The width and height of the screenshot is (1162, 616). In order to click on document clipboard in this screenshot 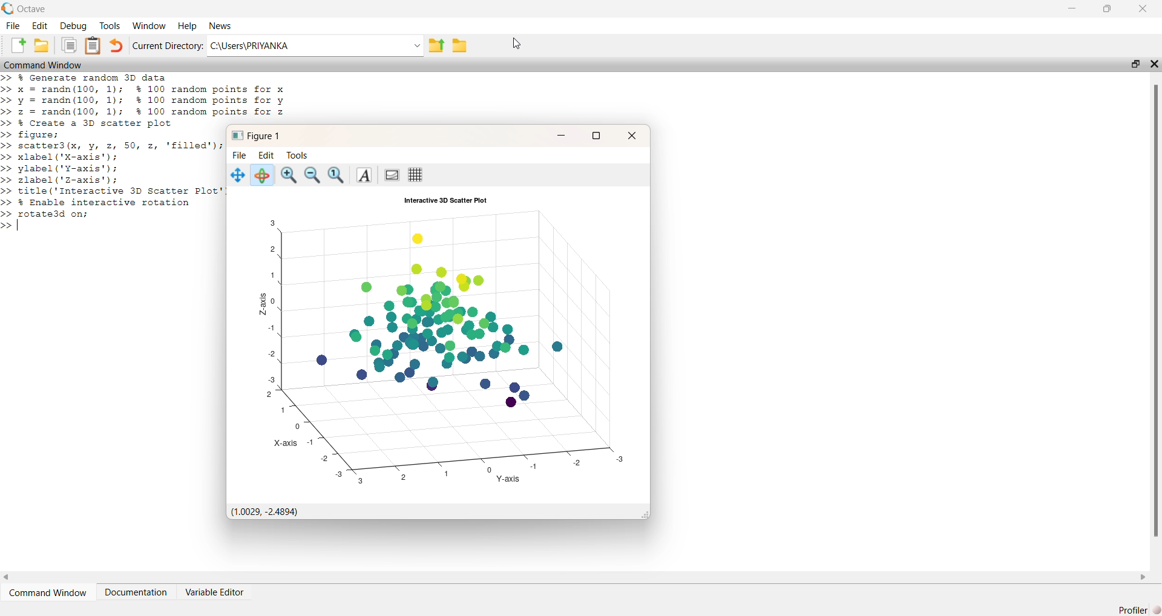, I will do `click(93, 45)`.